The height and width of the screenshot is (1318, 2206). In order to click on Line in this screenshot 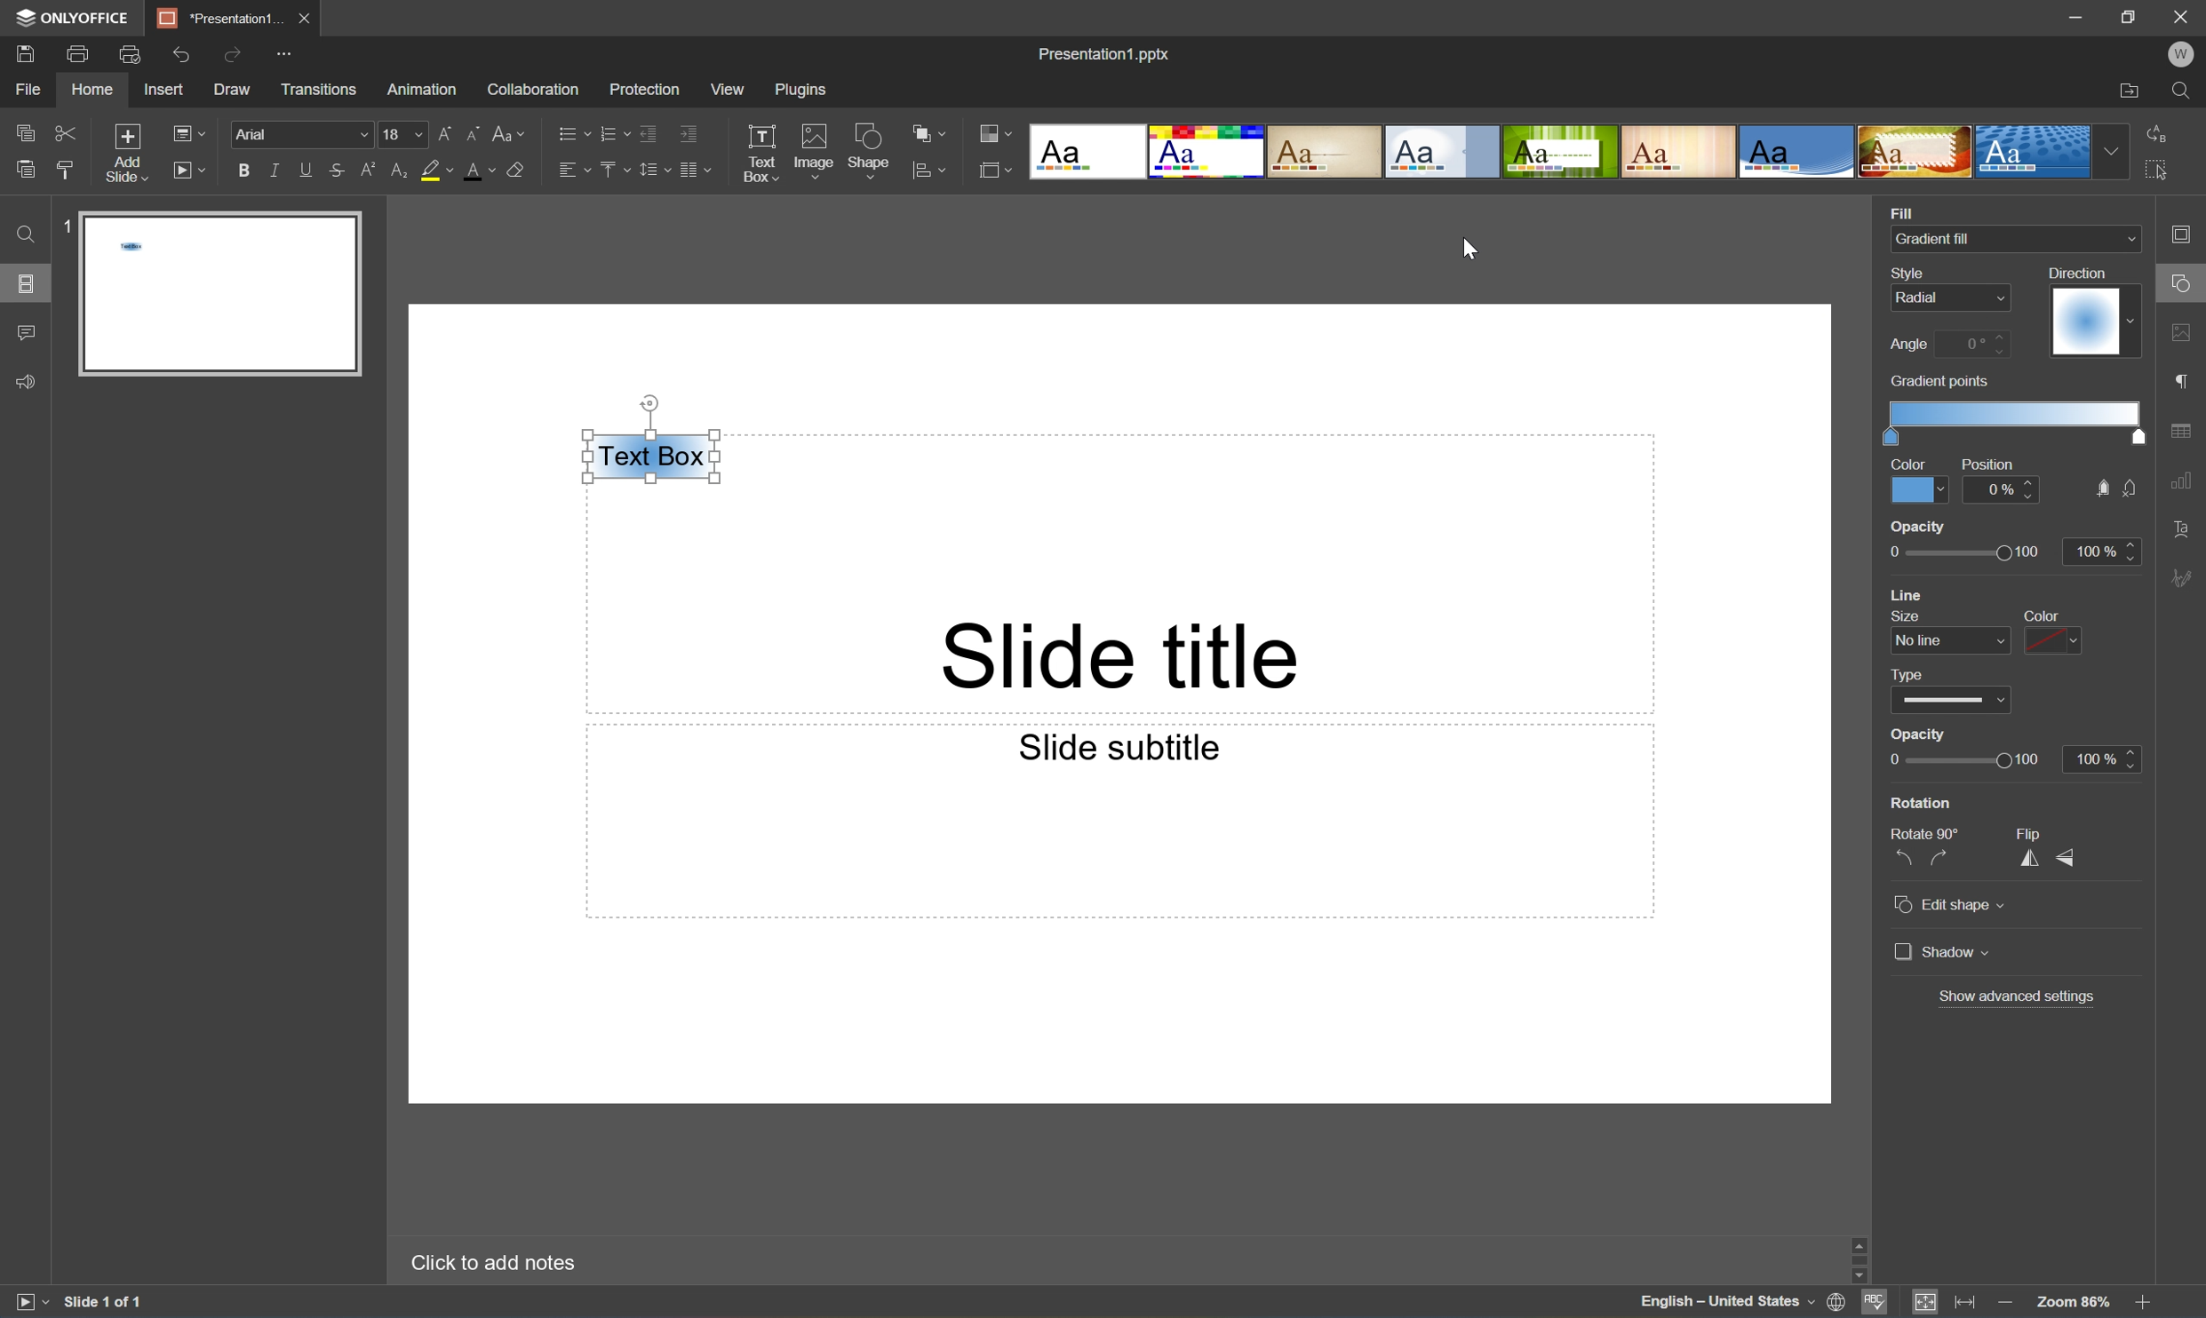, I will do `click(1910, 592)`.